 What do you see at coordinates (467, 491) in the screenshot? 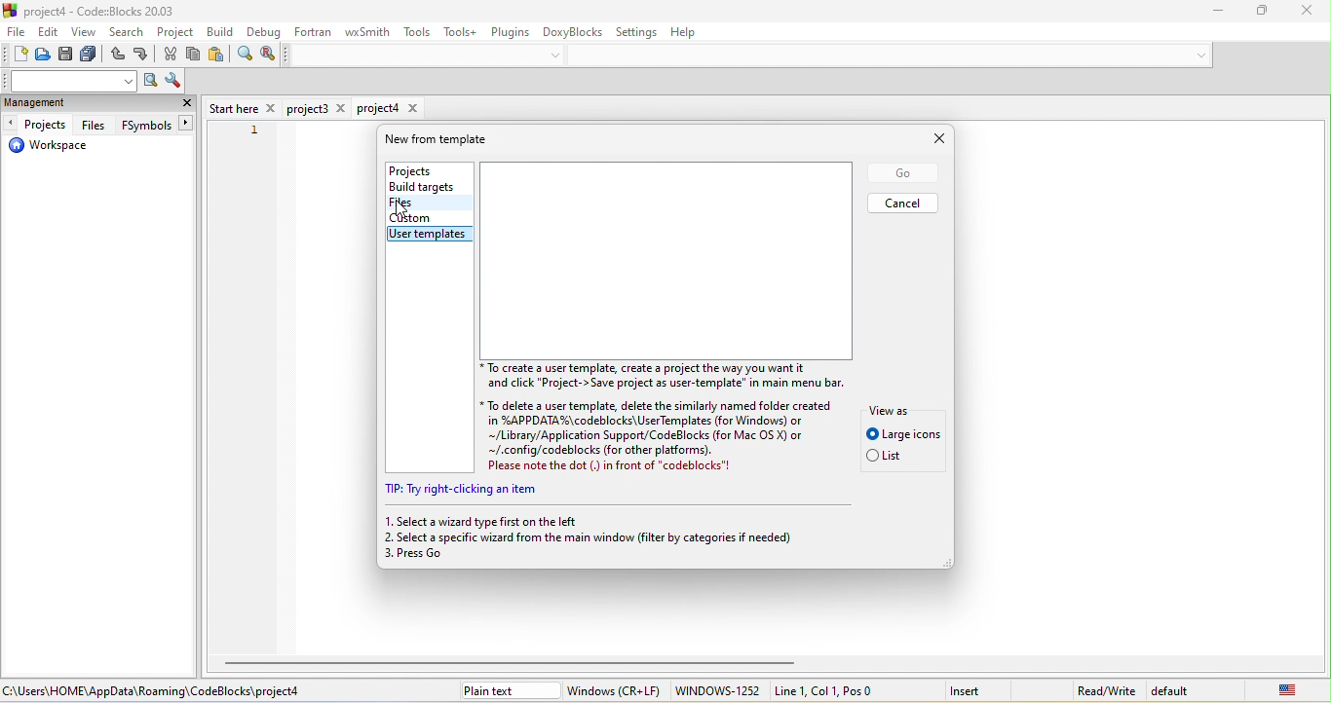
I see `tip try right clicking an item` at bounding box center [467, 491].